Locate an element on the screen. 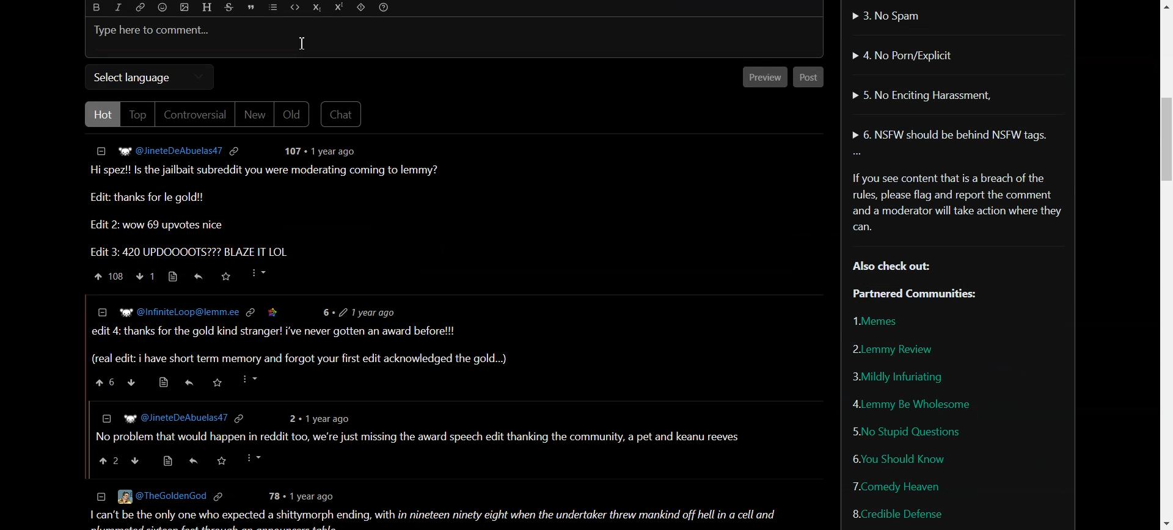 The height and width of the screenshot is (530, 1173). 2 + 1year ago is located at coordinates (323, 419).